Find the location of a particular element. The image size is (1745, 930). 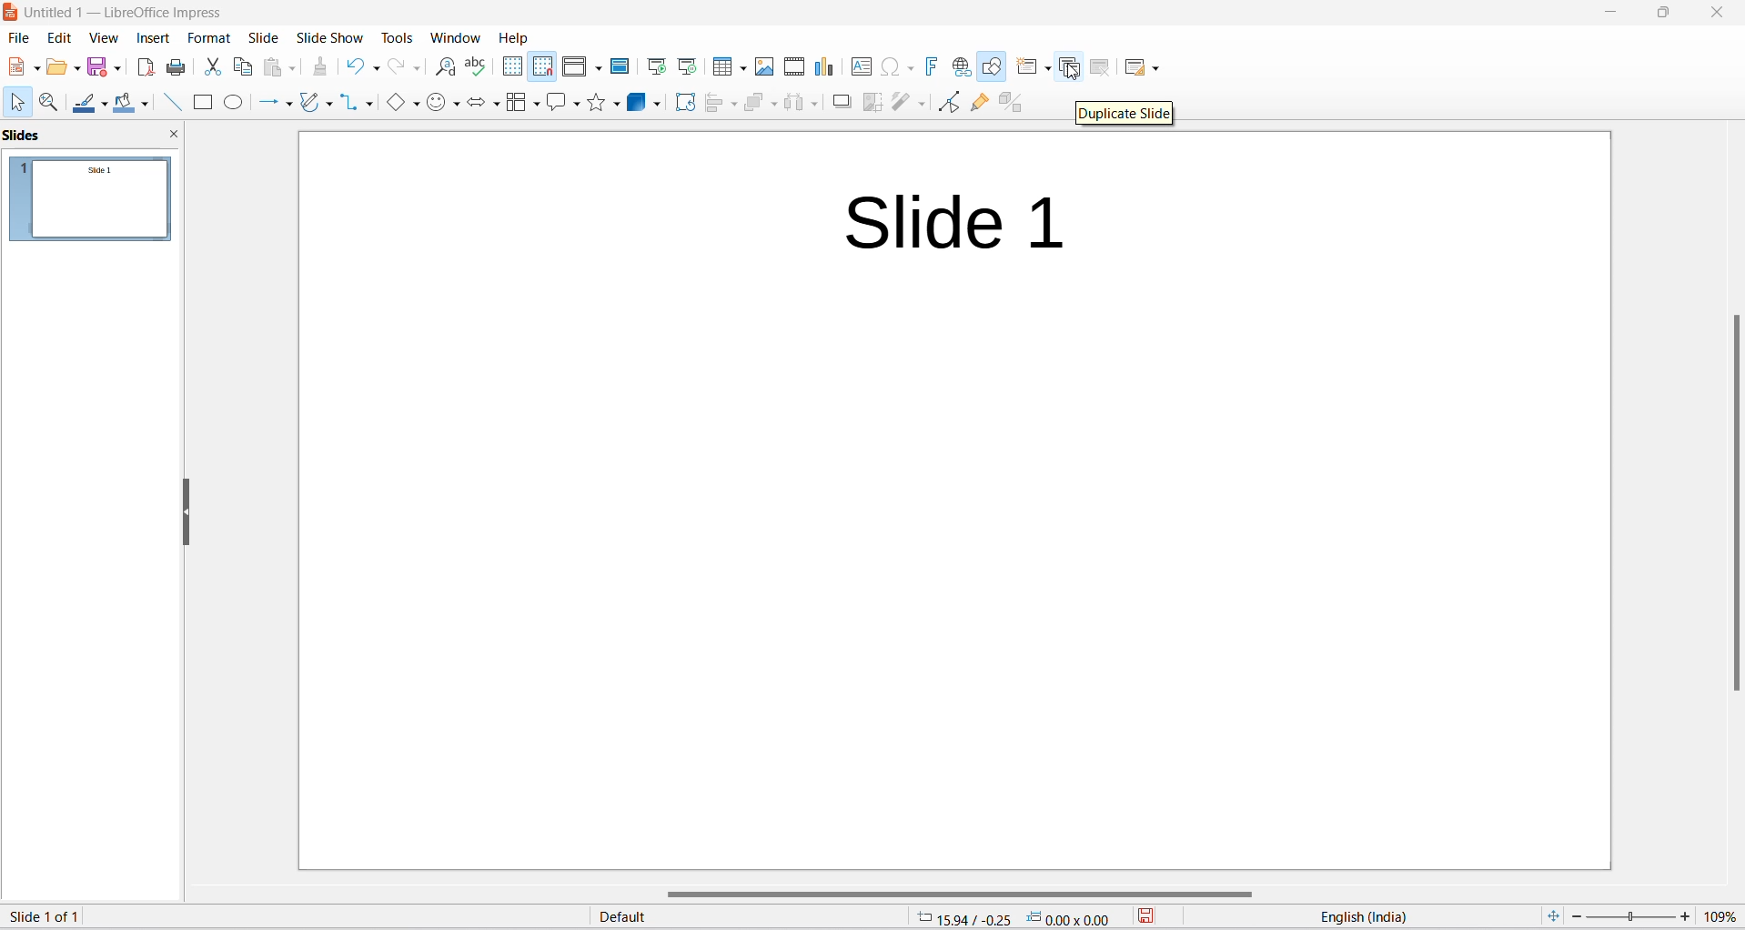

Help is located at coordinates (514, 37).